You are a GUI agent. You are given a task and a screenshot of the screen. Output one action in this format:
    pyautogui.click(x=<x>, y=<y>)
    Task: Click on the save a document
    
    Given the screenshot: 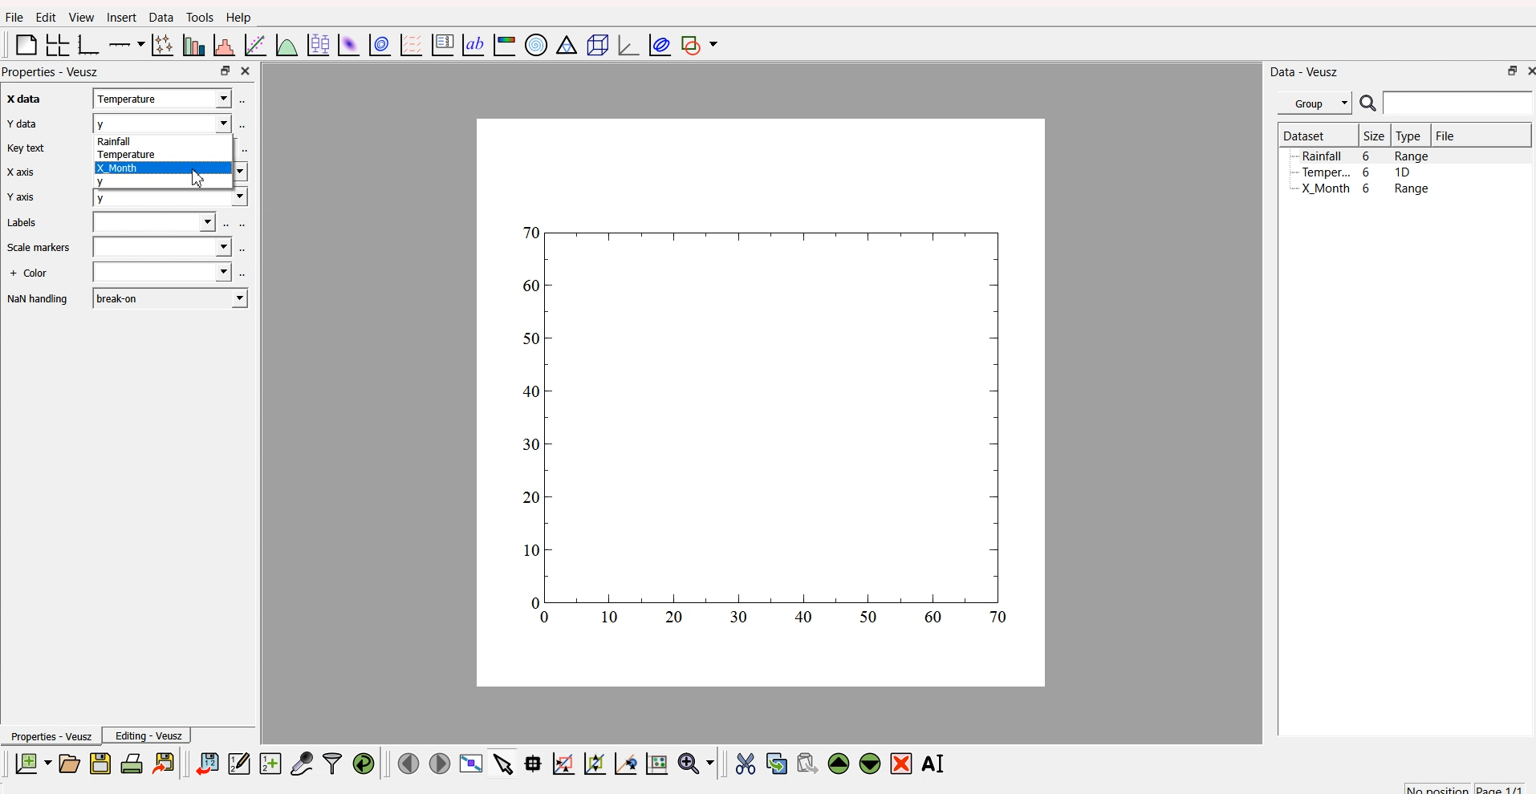 What is the action you would take?
    pyautogui.click(x=98, y=763)
    